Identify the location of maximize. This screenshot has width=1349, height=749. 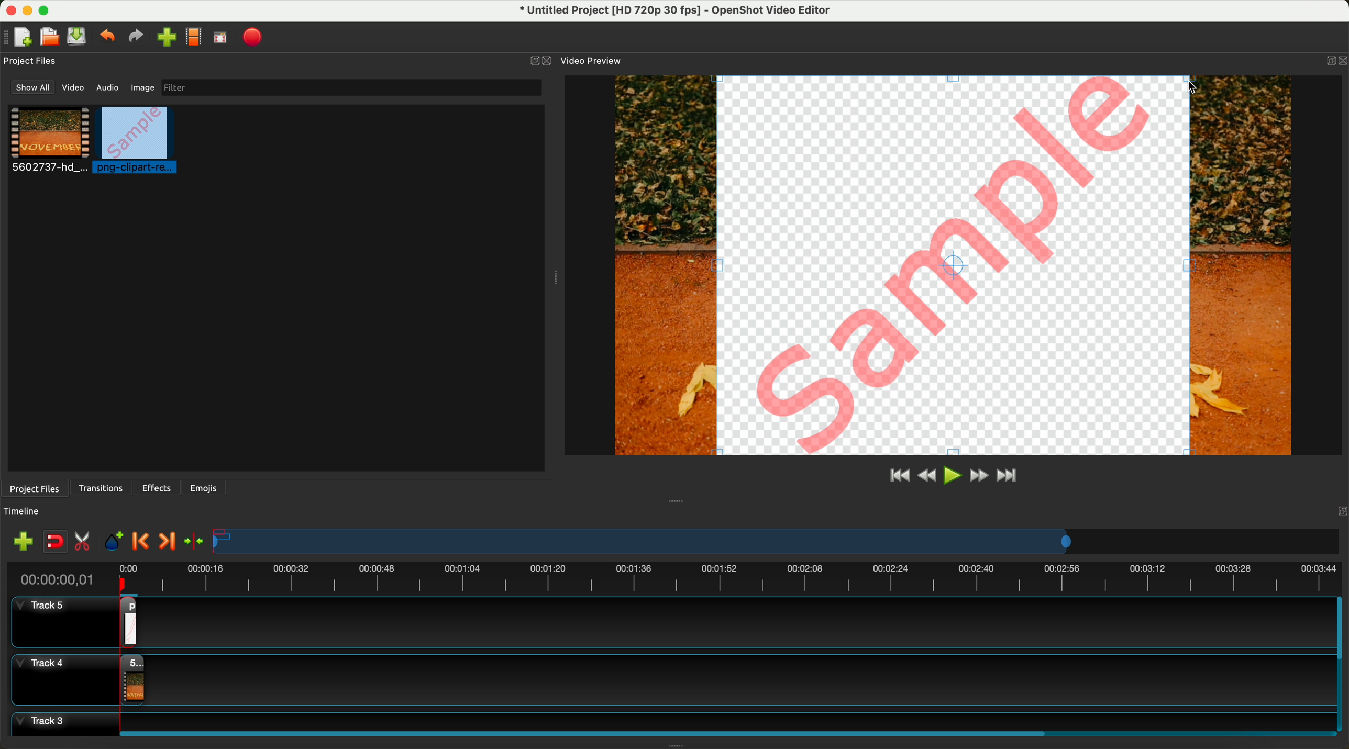
(48, 9).